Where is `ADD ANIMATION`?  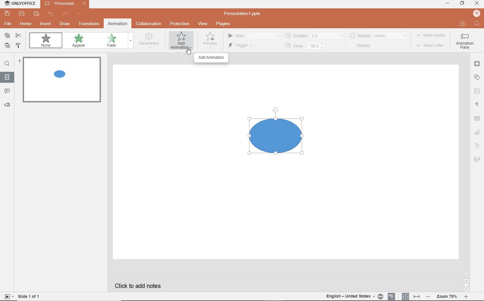 ADD ANIMATION is located at coordinates (211, 58).